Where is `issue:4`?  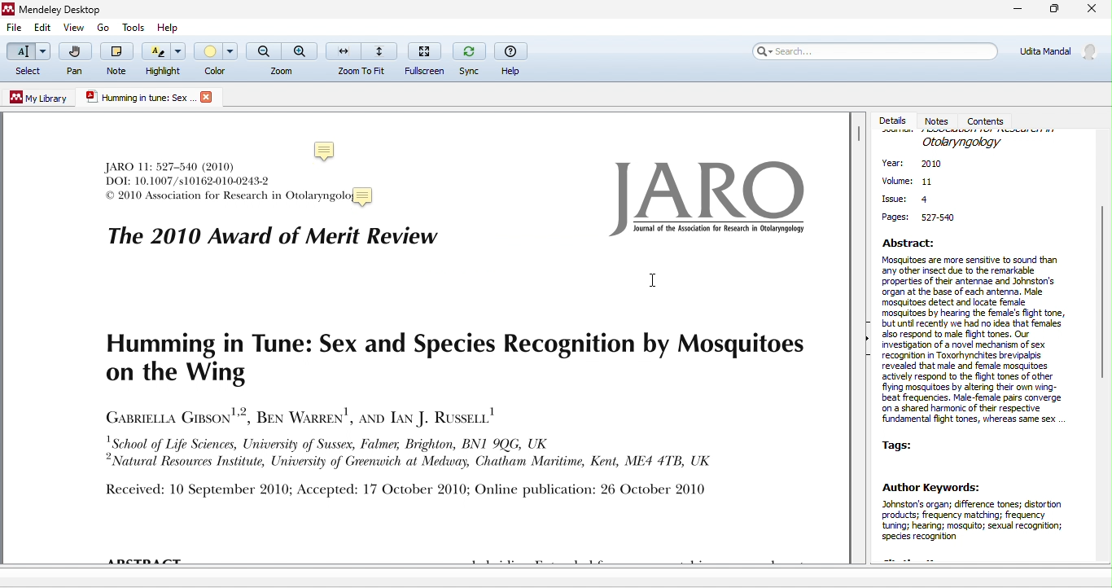 issue:4 is located at coordinates (906, 198).